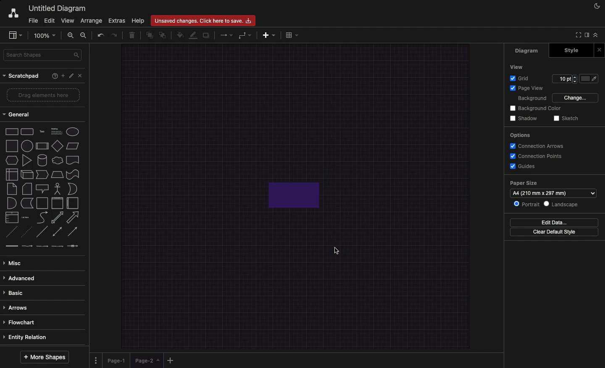  I want to click on Arrows, so click(18, 307).